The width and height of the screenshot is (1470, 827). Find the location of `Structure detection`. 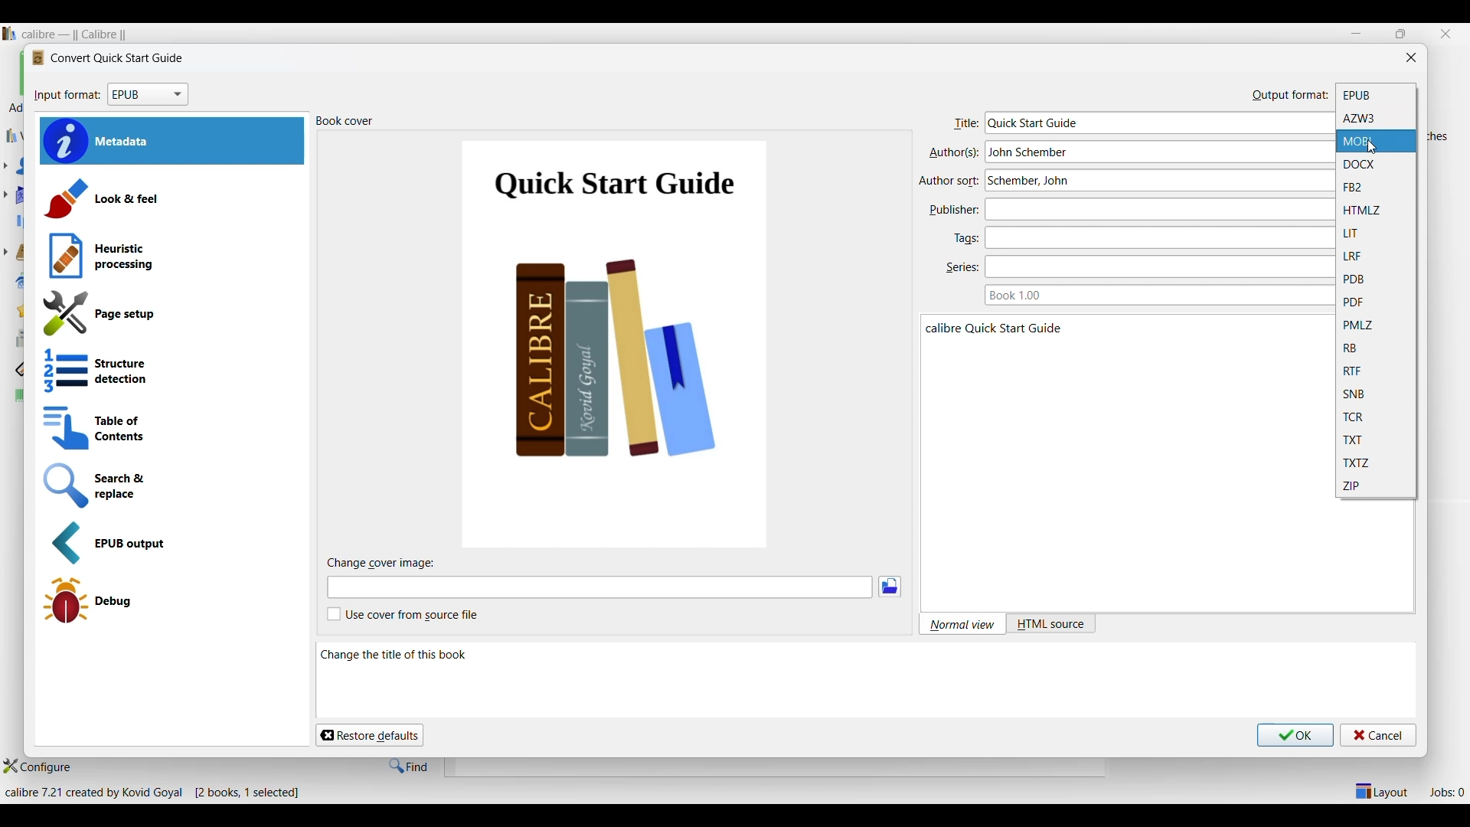

Structure detection is located at coordinates (170, 371).